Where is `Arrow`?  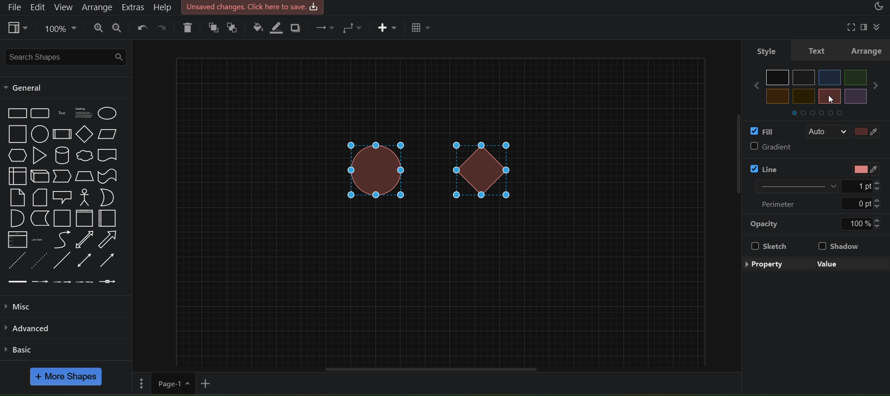 Arrow is located at coordinates (109, 240).